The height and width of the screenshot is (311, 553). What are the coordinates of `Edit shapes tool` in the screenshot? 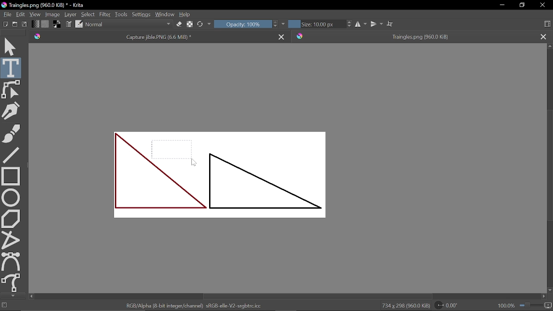 It's located at (11, 89).